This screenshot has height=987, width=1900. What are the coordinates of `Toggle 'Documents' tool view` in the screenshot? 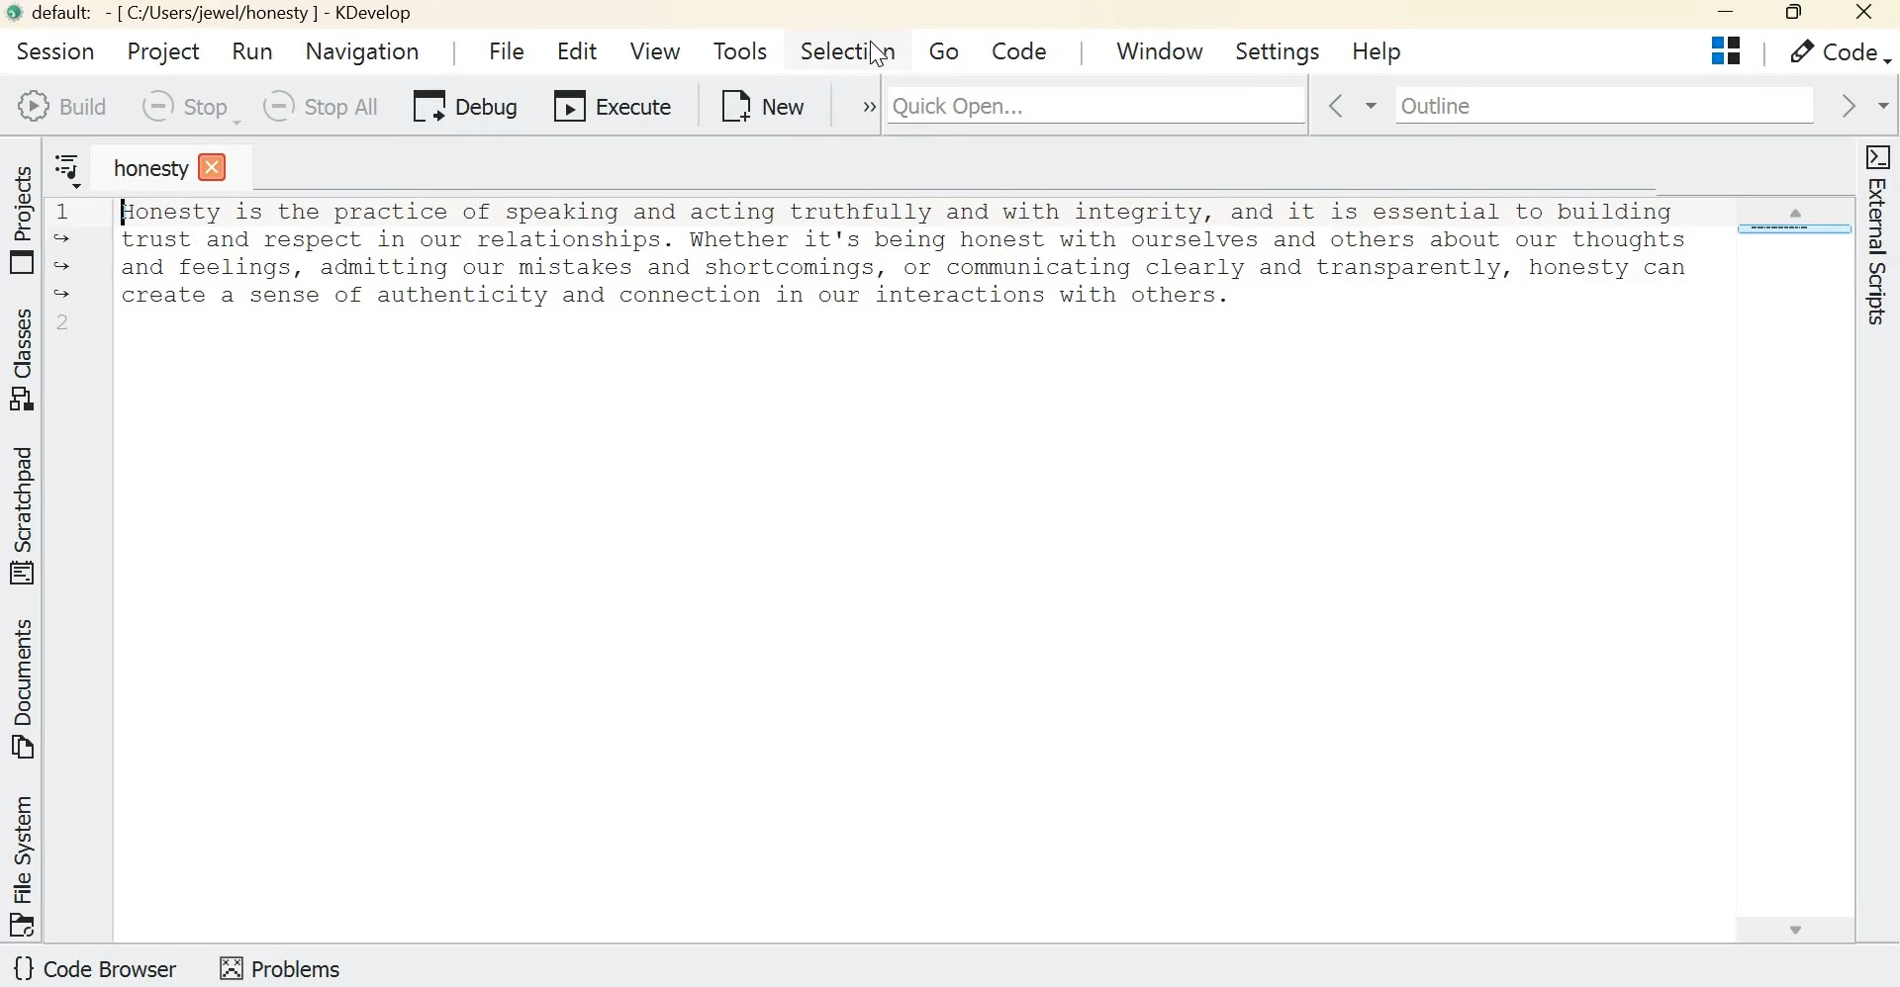 It's located at (27, 690).